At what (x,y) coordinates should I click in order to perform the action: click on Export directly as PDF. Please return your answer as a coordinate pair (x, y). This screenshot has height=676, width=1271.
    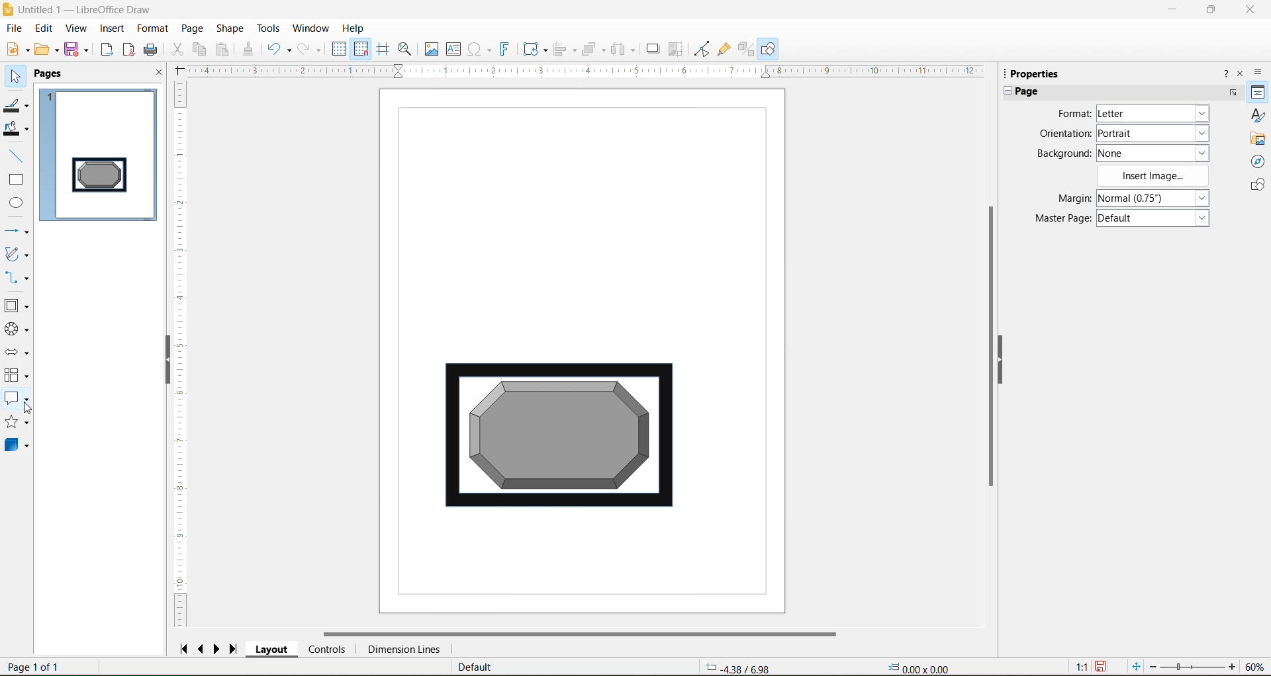
    Looking at the image, I should click on (128, 50).